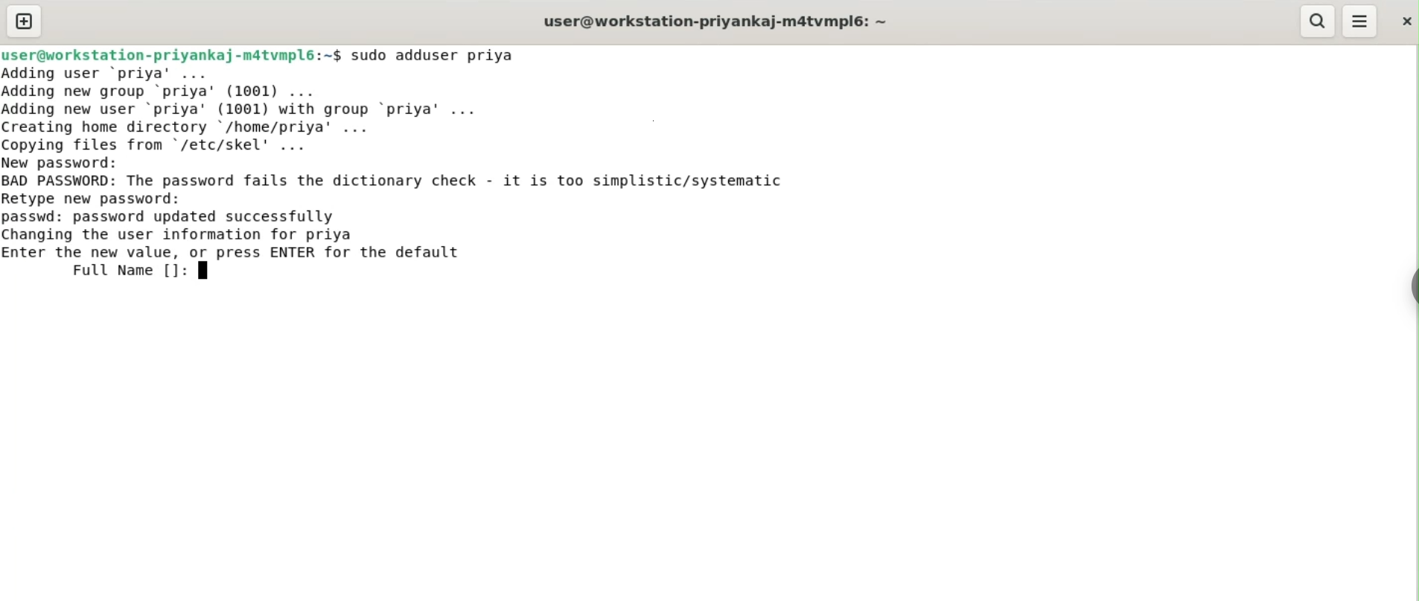  I want to click on Adding user ‘priya’ ...

Adding new group ‘priya’ (1001) ...

Adding new user ‘priya' (1001) with group ‘priya’ ...
Creating home directory /home/priya’ ...

Copving files from "/etc/skel' ..., so click(288, 108).